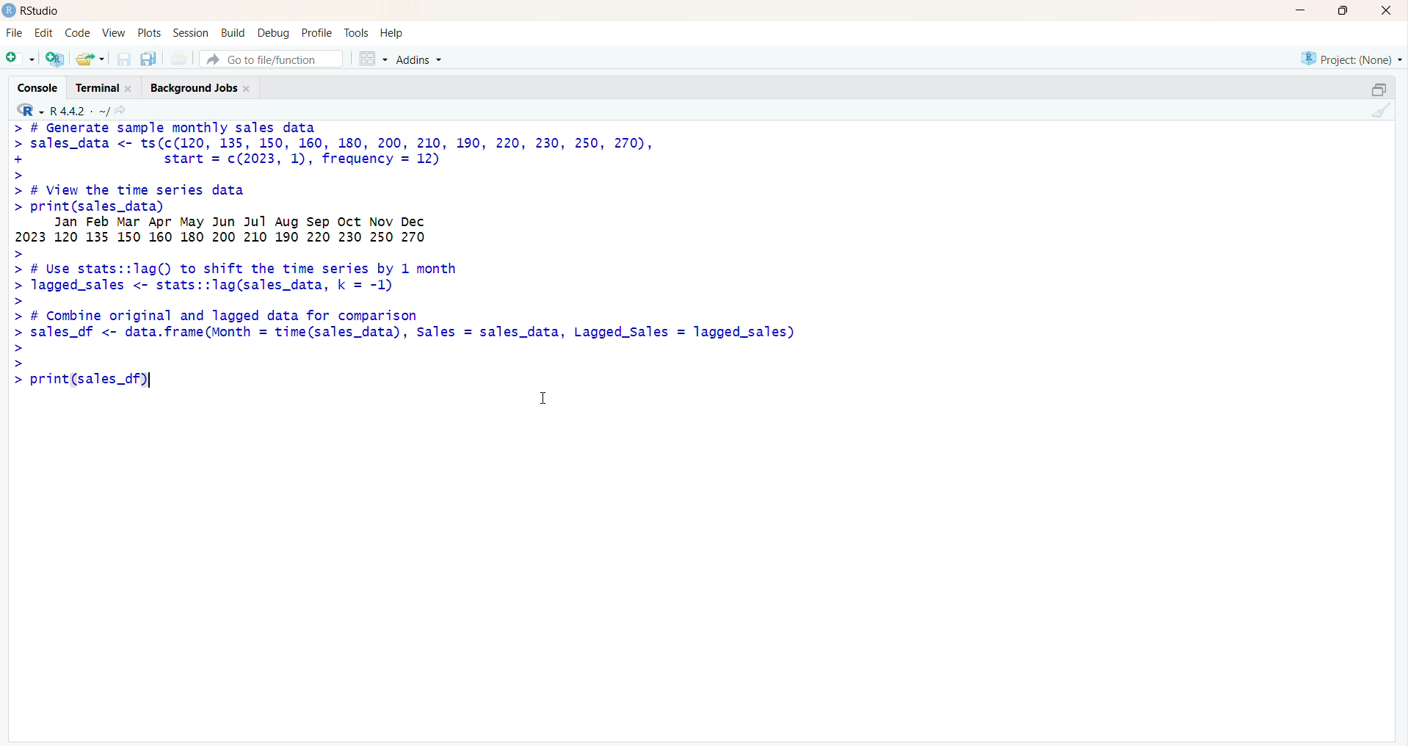 The image size is (1408, 746). What do you see at coordinates (122, 112) in the screenshot?
I see `view the current working directory` at bounding box center [122, 112].